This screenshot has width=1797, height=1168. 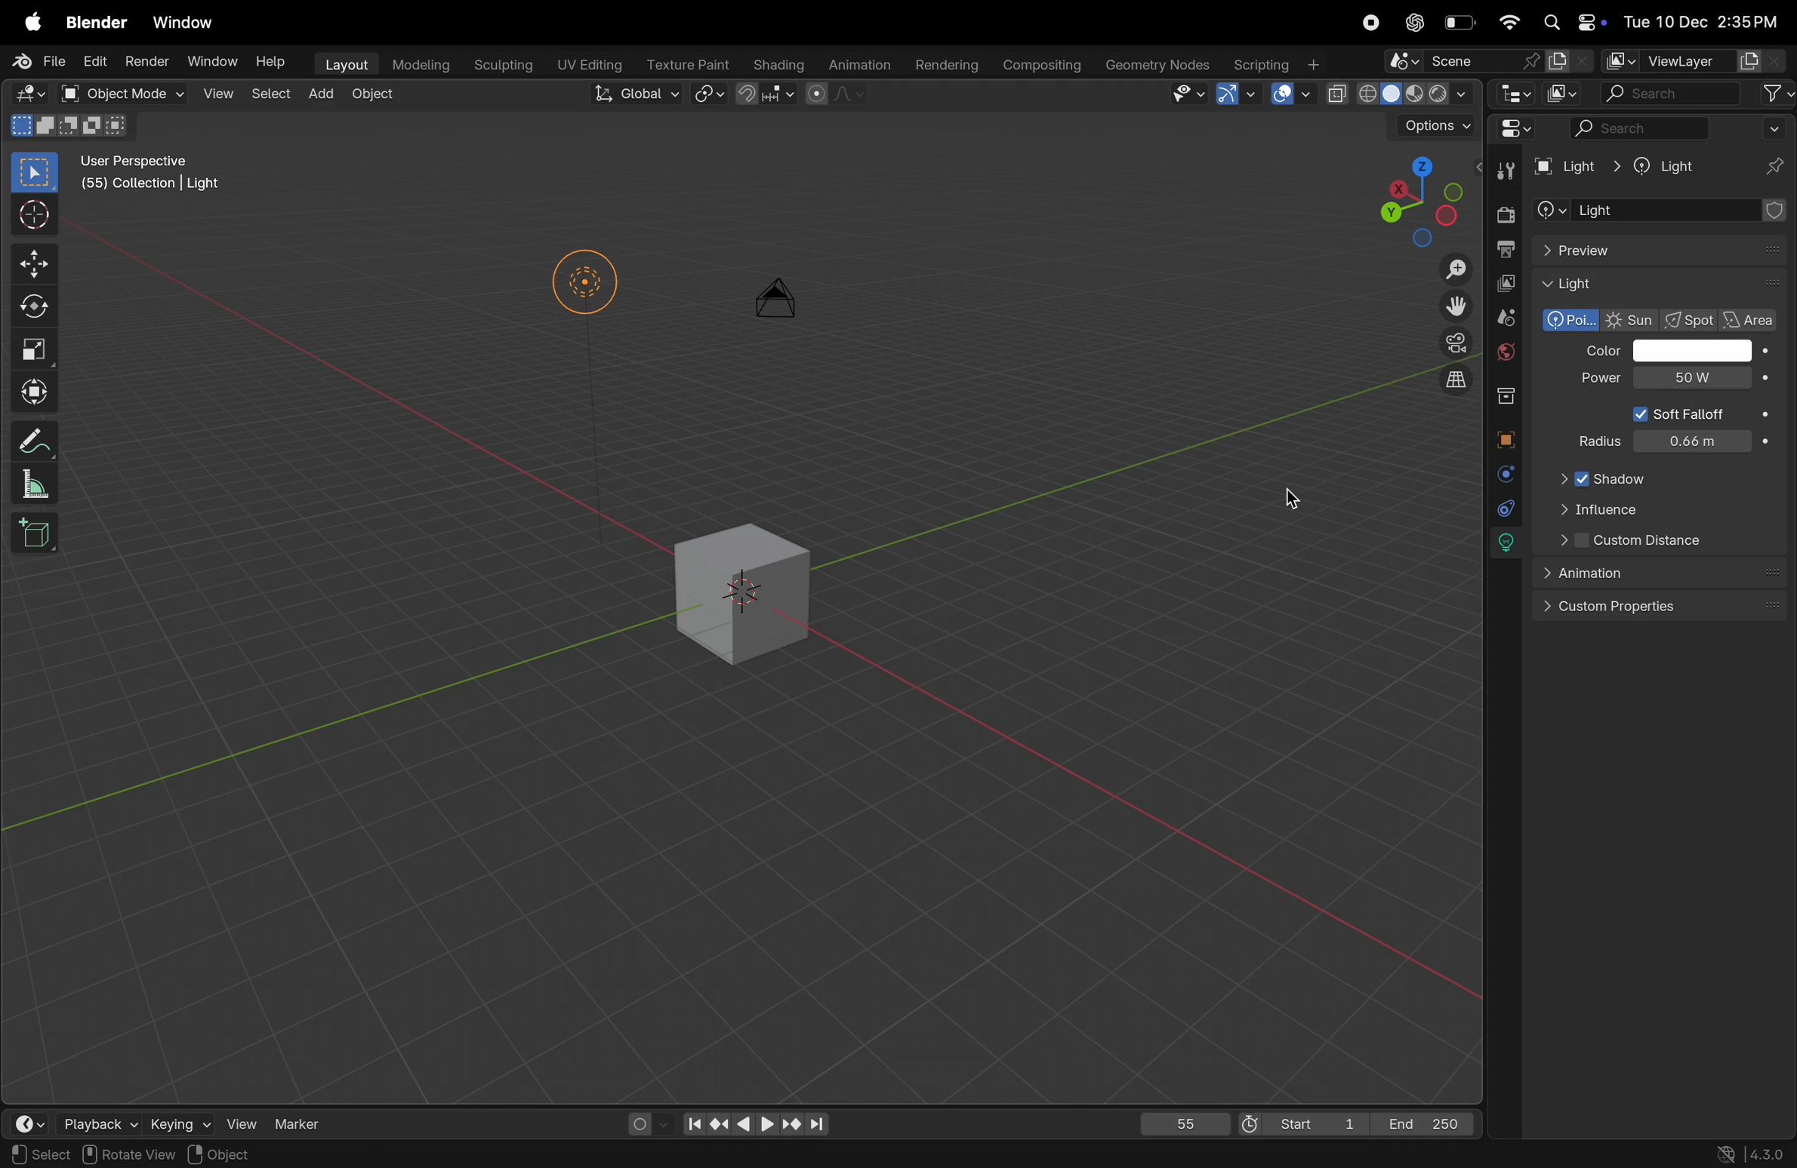 I want to click on playback contorls, so click(x=752, y=1120).